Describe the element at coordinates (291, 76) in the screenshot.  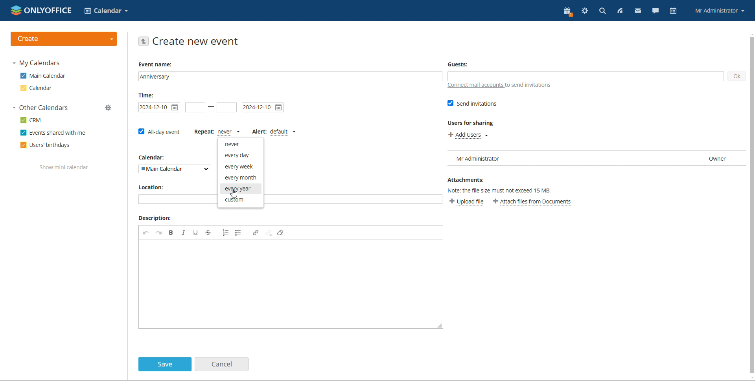
I see `event name added` at that location.